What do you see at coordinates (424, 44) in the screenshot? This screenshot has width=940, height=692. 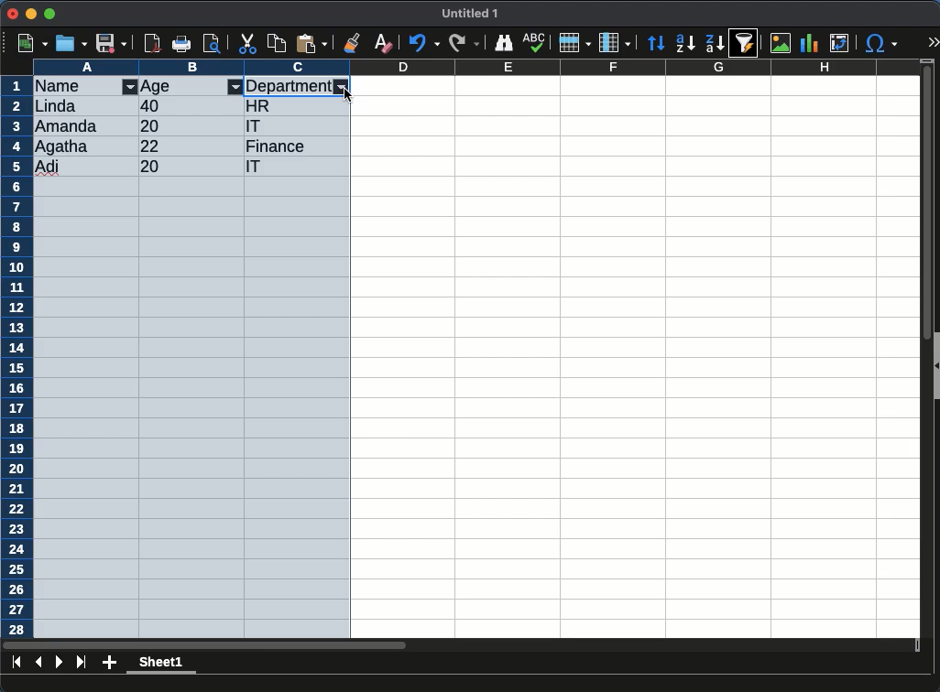 I see `undo` at bounding box center [424, 44].